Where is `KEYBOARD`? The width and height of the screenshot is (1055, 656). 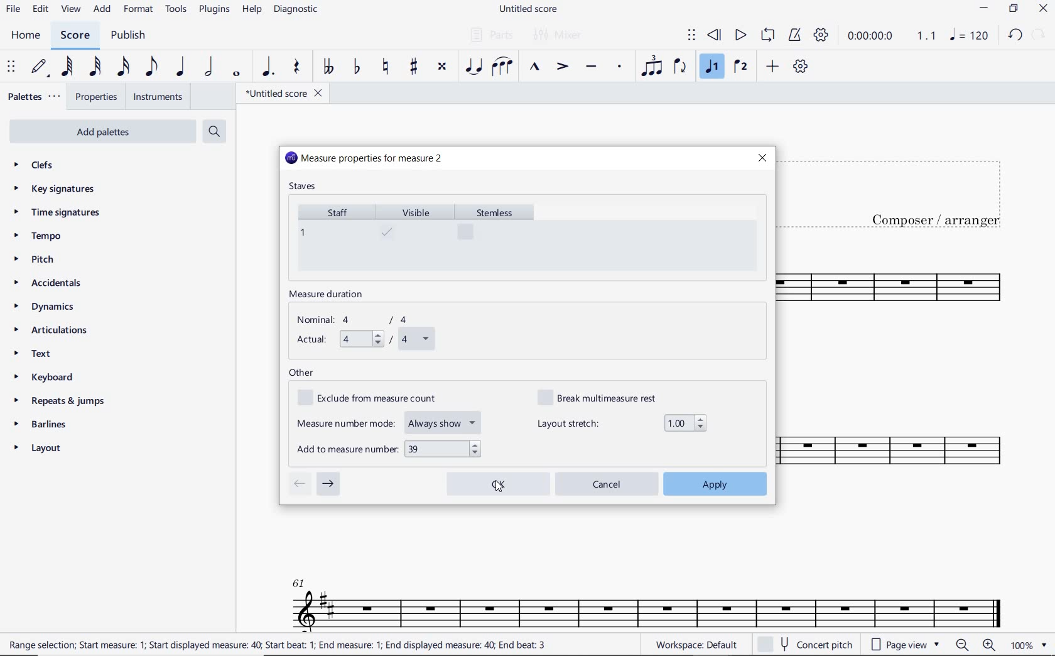 KEYBOARD is located at coordinates (54, 378).